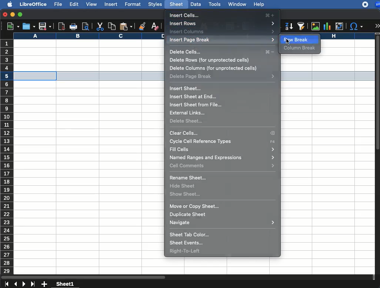 The height and width of the screenshot is (288, 380). Describe the element at coordinates (215, 4) in the screenshot. I see `tools` at that location.